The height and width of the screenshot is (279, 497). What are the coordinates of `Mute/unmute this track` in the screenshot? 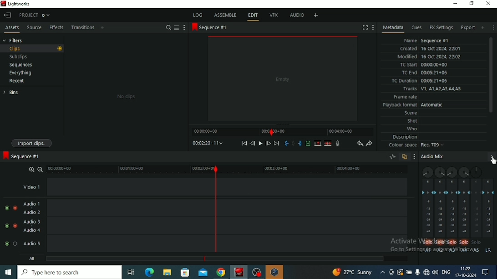 It's located at (5, 244).